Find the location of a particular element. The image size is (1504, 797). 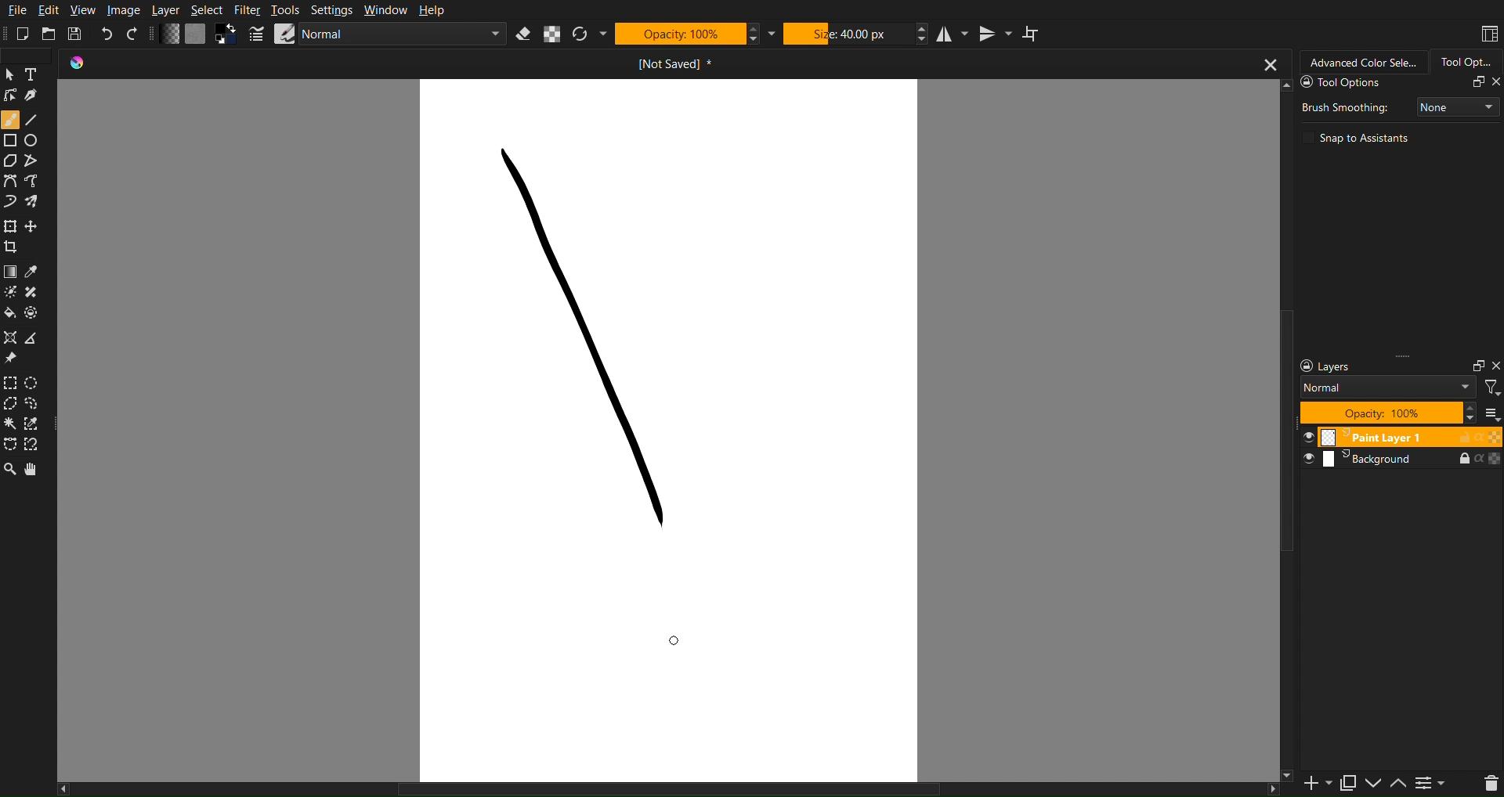

Linework is located at coordinates (11, 96).